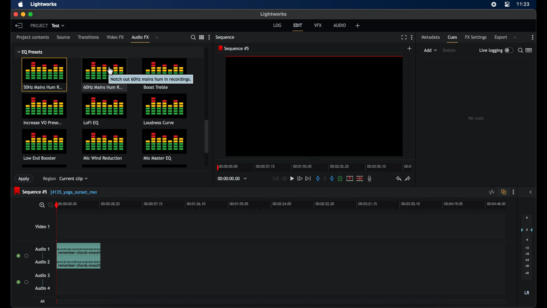  Describe the element at coordinates (496, 50) in the screenshot. I see `live logging` at that location.